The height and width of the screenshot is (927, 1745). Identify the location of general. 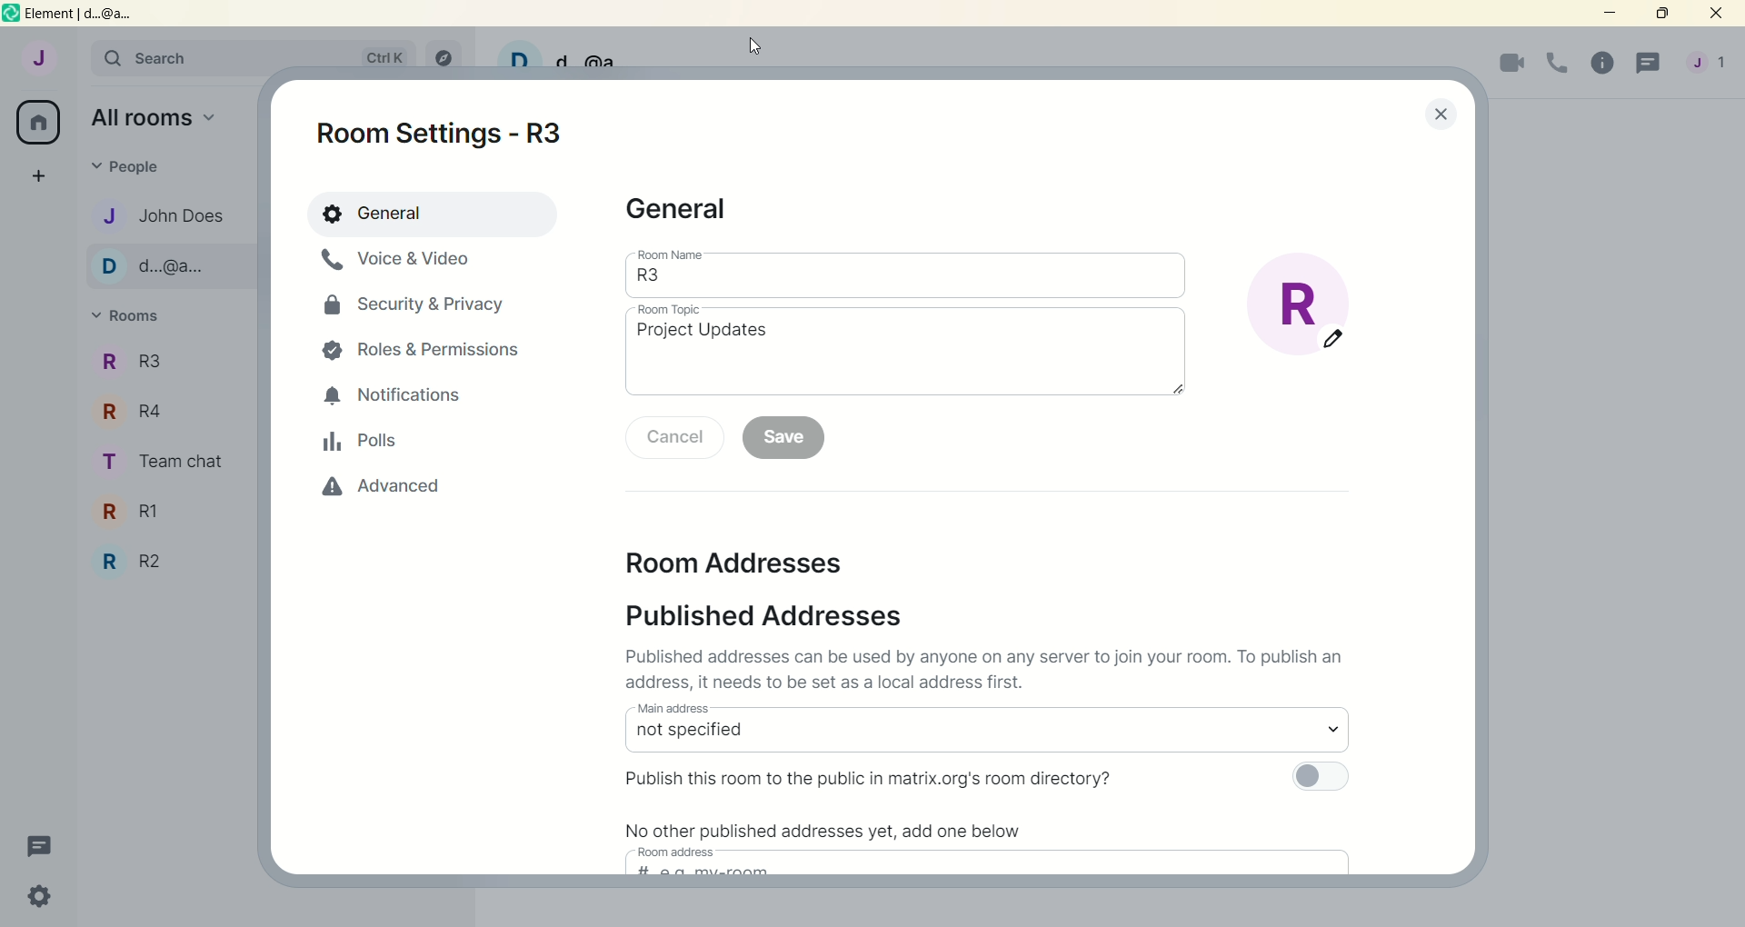
(679, 210).